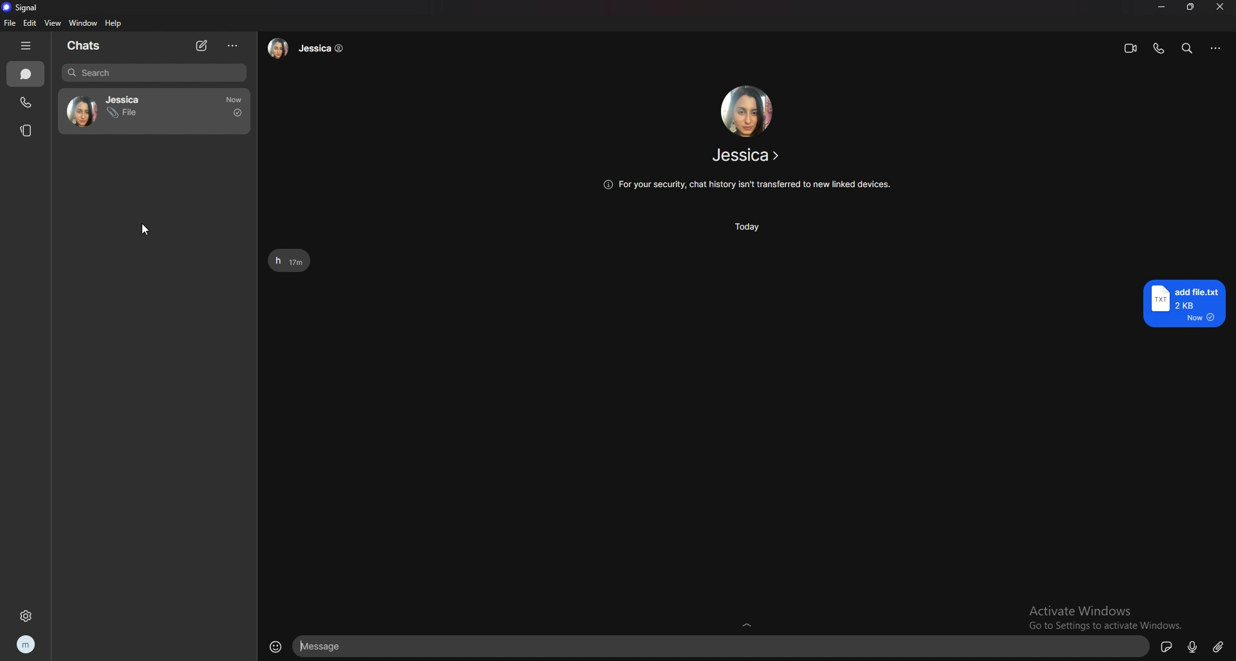 This screenshot has width=1236, height=661. What do you see at coordinates (747, 155) in the screenshot?
I see `friend name` at bounding box center [747, 155].